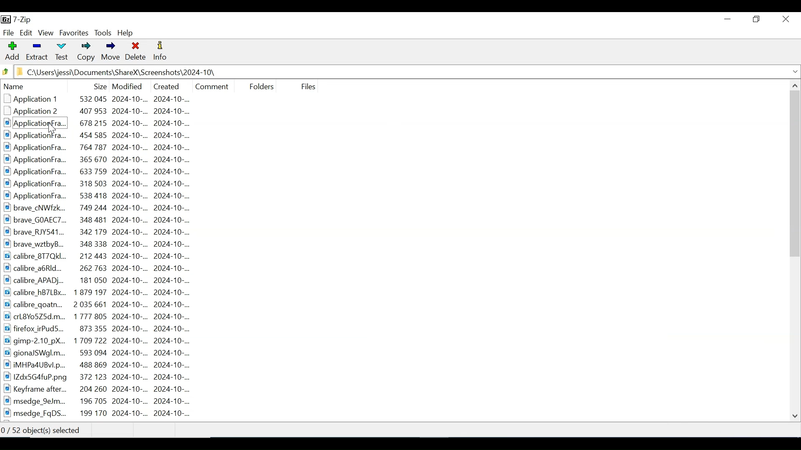  I want to click on Information, so click(161, 52).